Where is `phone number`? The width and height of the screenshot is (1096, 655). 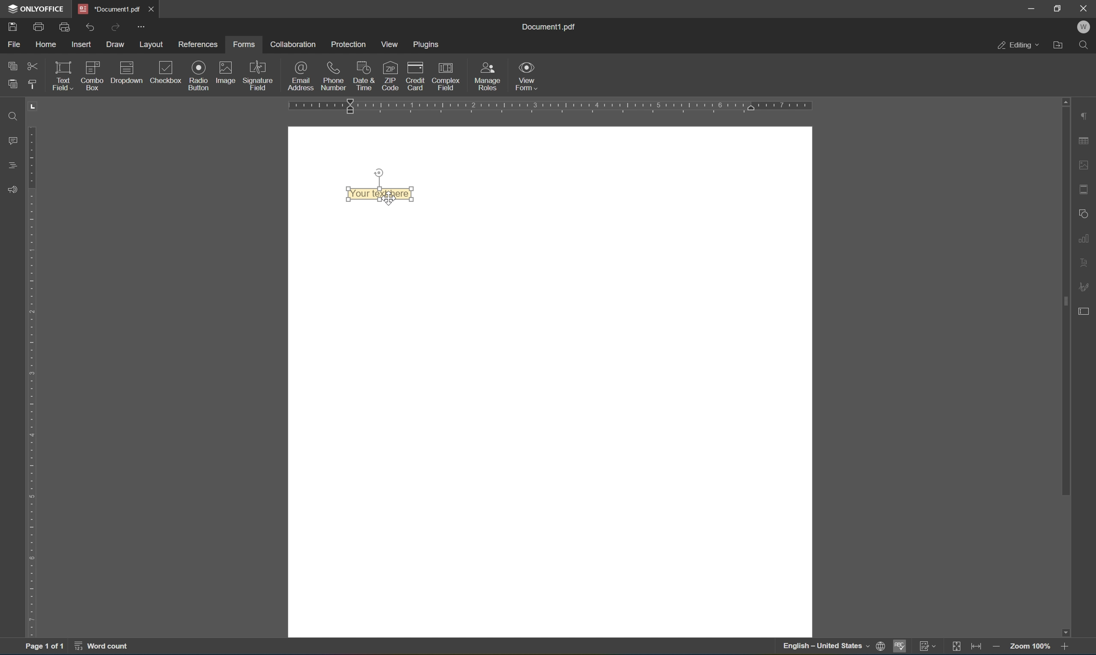
phone number is located at coordinates (332, 75).